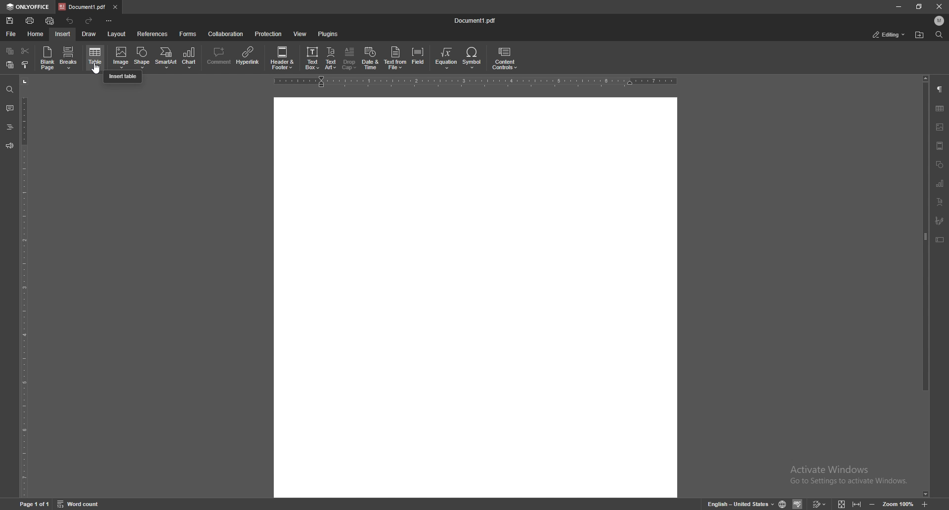 The image size is (949, 510). I want to click on header, so click(941, 147).